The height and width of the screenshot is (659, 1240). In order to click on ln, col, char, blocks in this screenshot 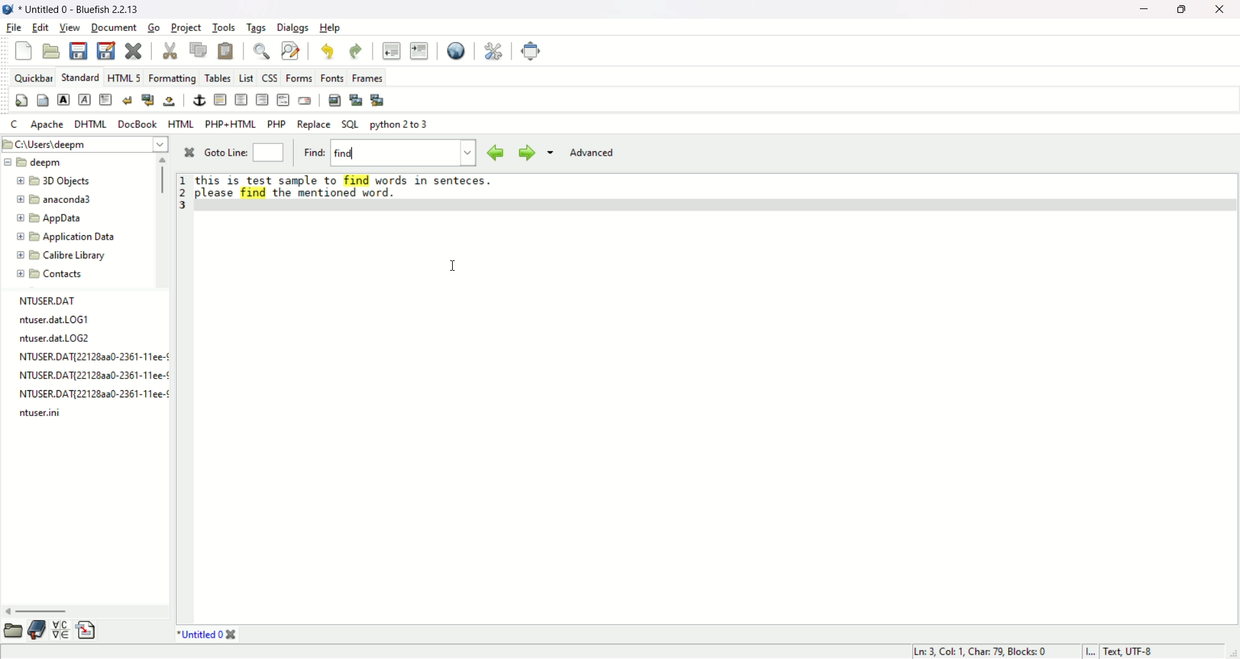, I will do `click(978, 653)`.